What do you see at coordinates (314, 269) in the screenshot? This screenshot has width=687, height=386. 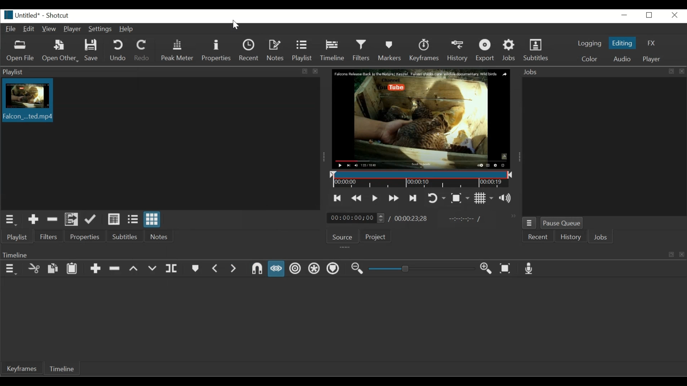 I see `Ripple all tracks` at bounding box center [314, 269].